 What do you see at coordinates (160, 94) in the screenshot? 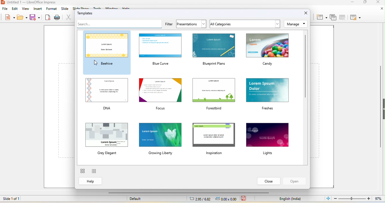
I see `focus` at bounding box center [160, 94].